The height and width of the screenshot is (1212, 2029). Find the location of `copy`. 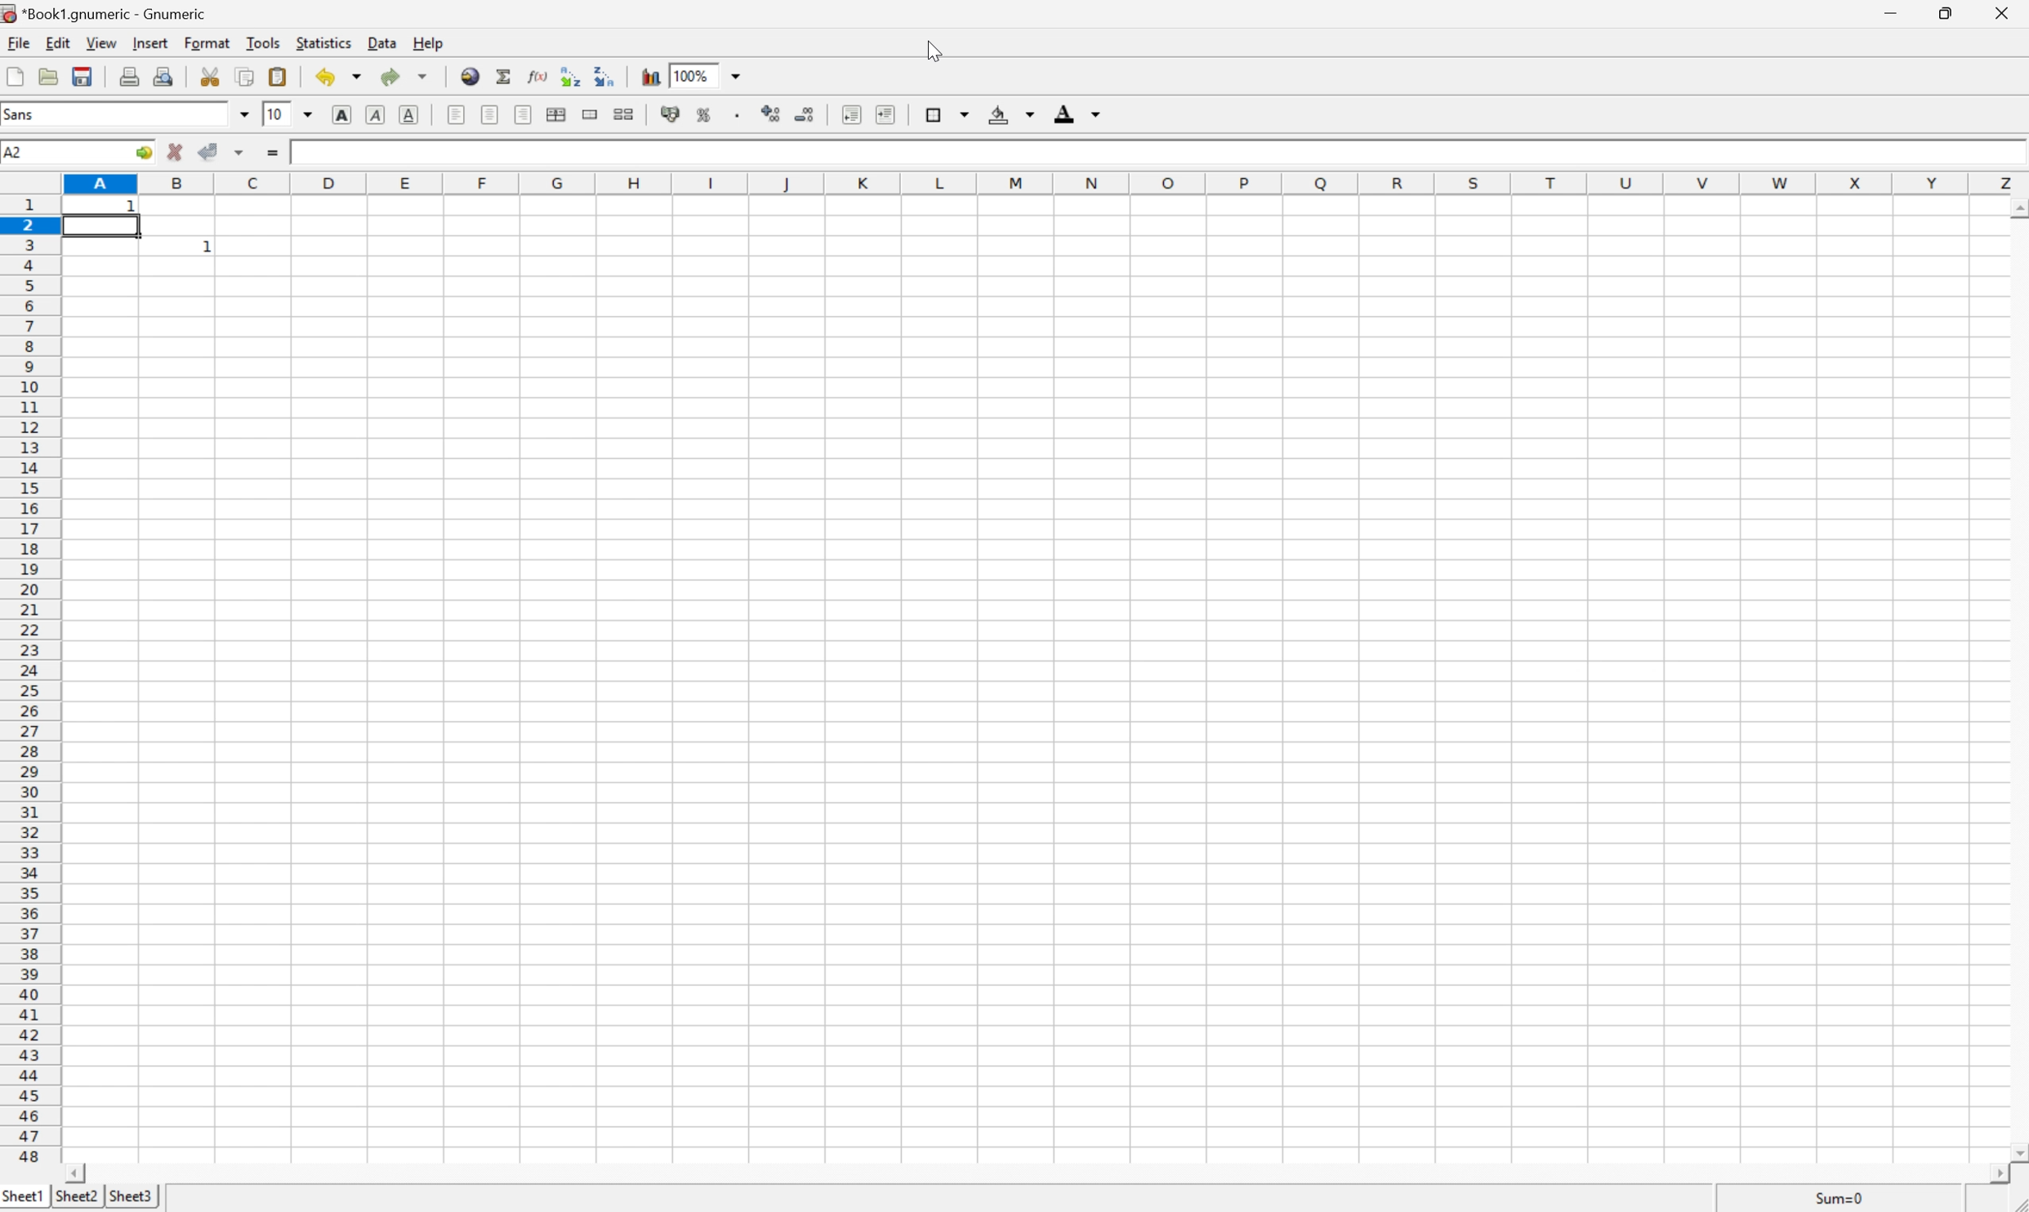

copy is located at coordinates (247, 73).